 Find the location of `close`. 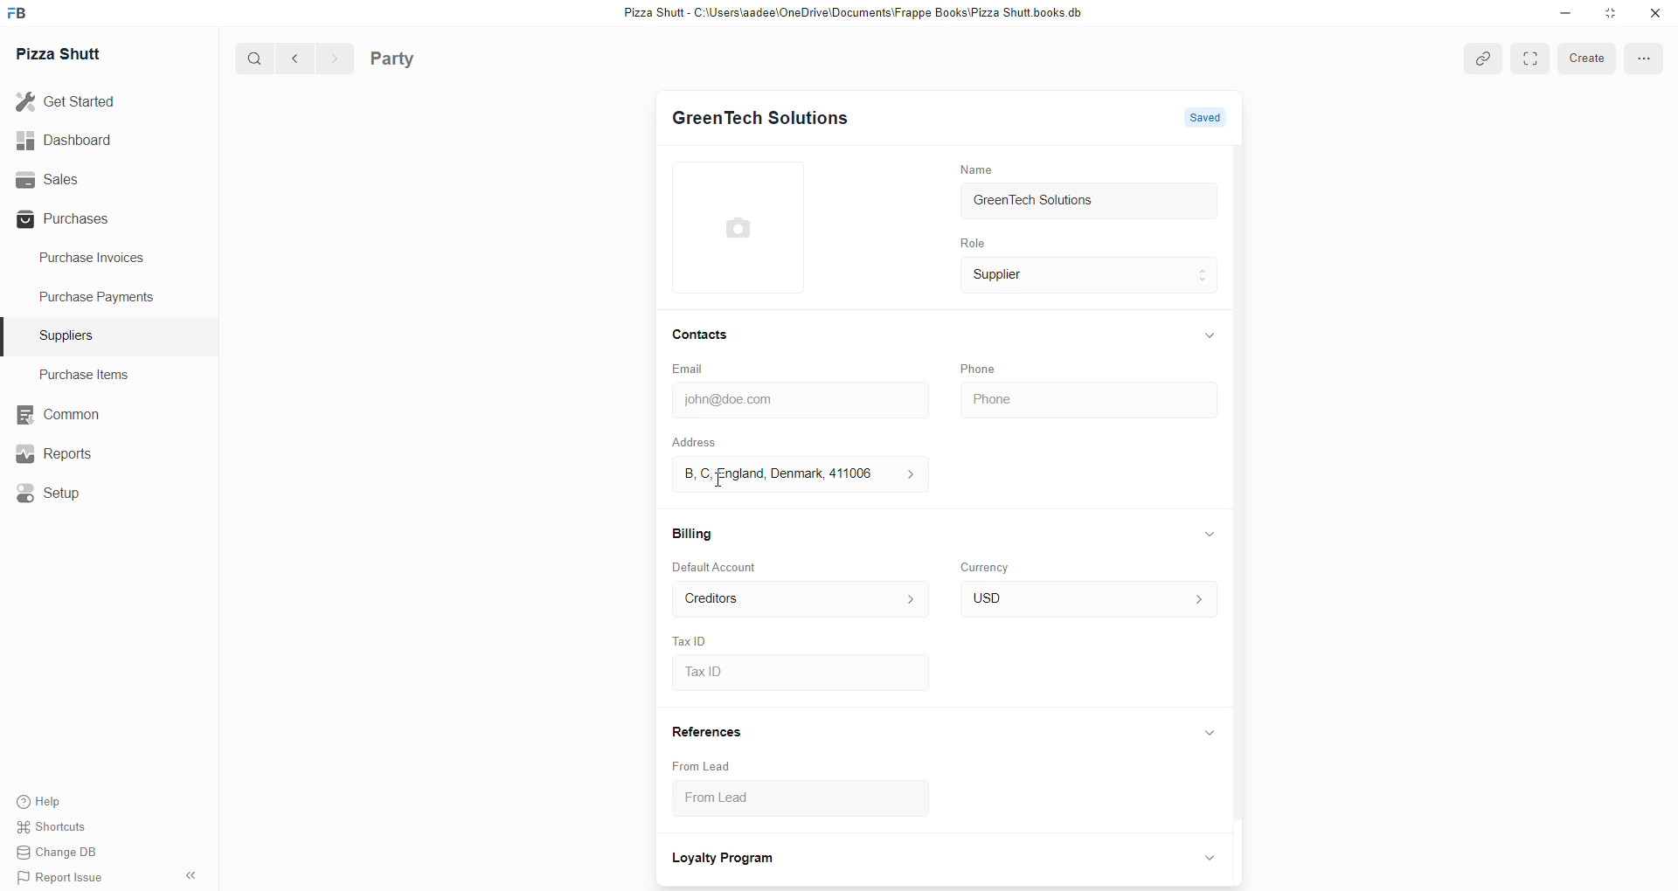

close is located at coordinates (1654, 13).